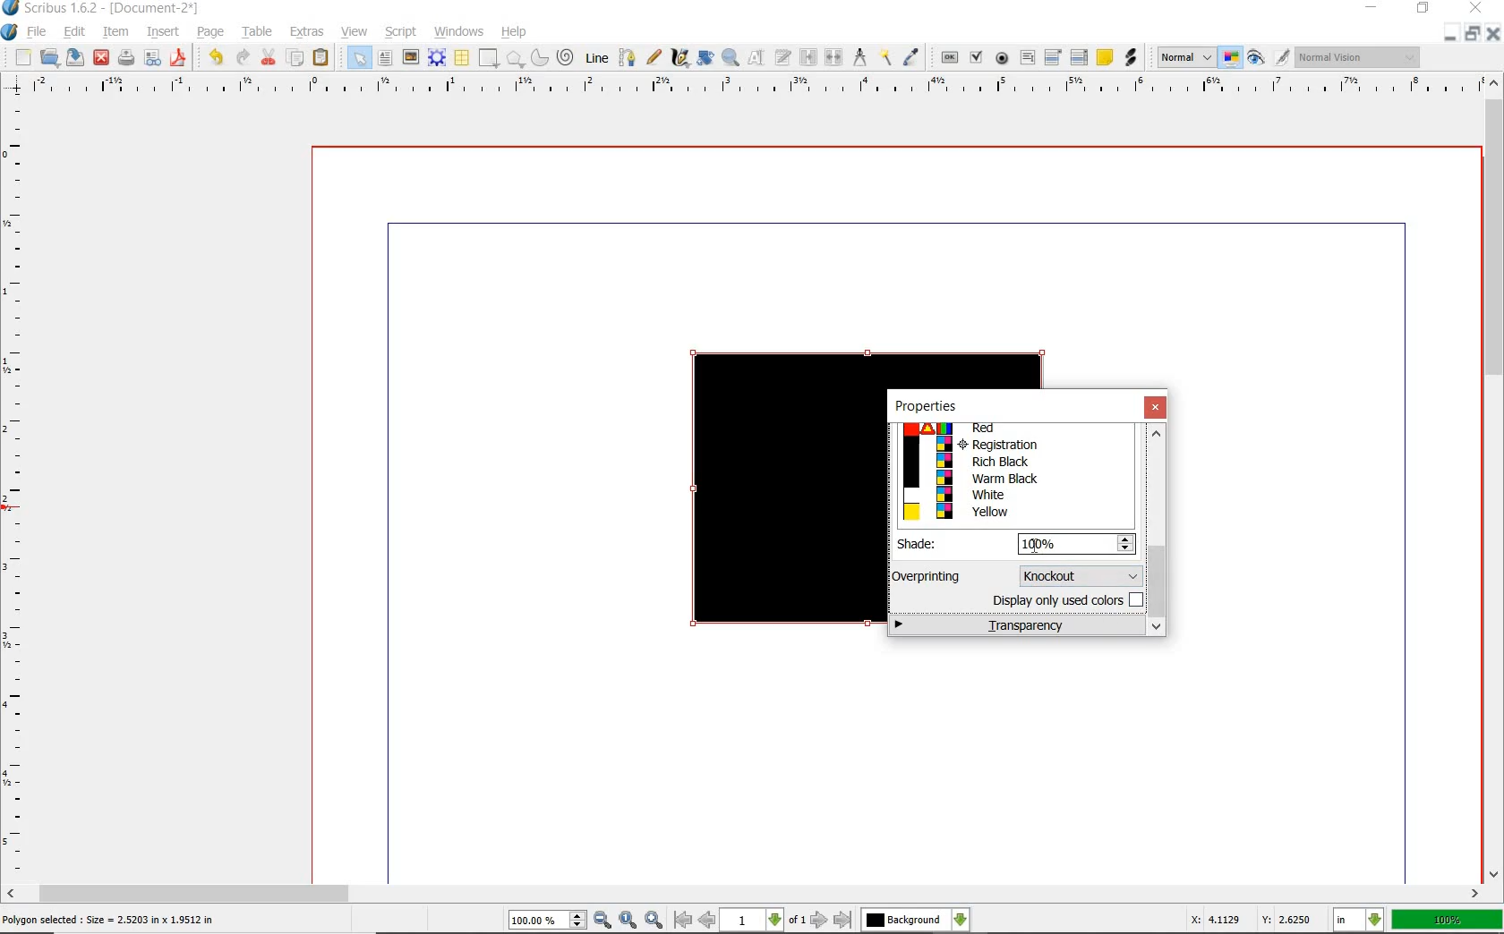 Image resolution: width=1504 pixels, height=934 pixels. What do you see at coordinates (180, 58) in the screenshot?
I see `save as pdf` at bounding box center [180, 58].